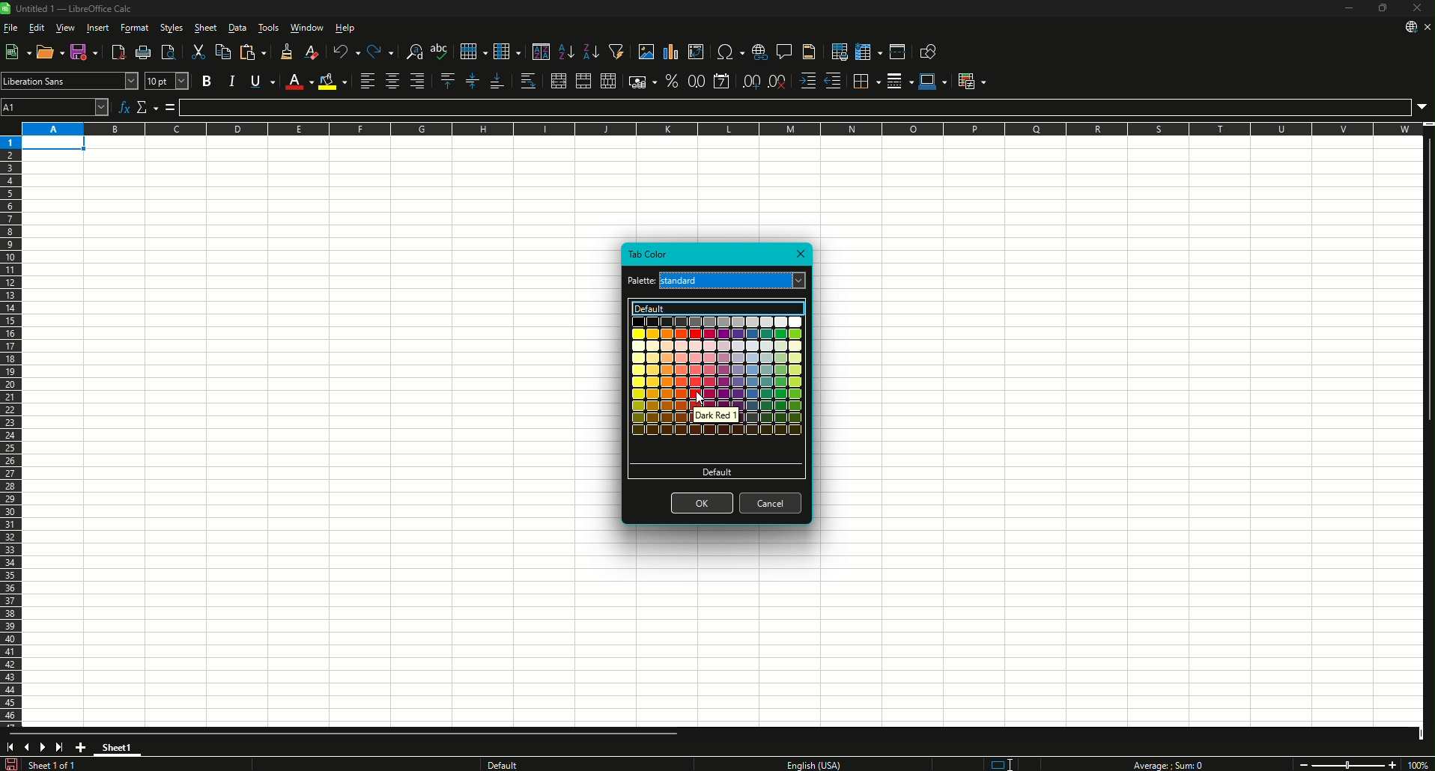  Describe the element at coordinates (834, 81) in the screenshot. I see `Decrease Indent` at that location.